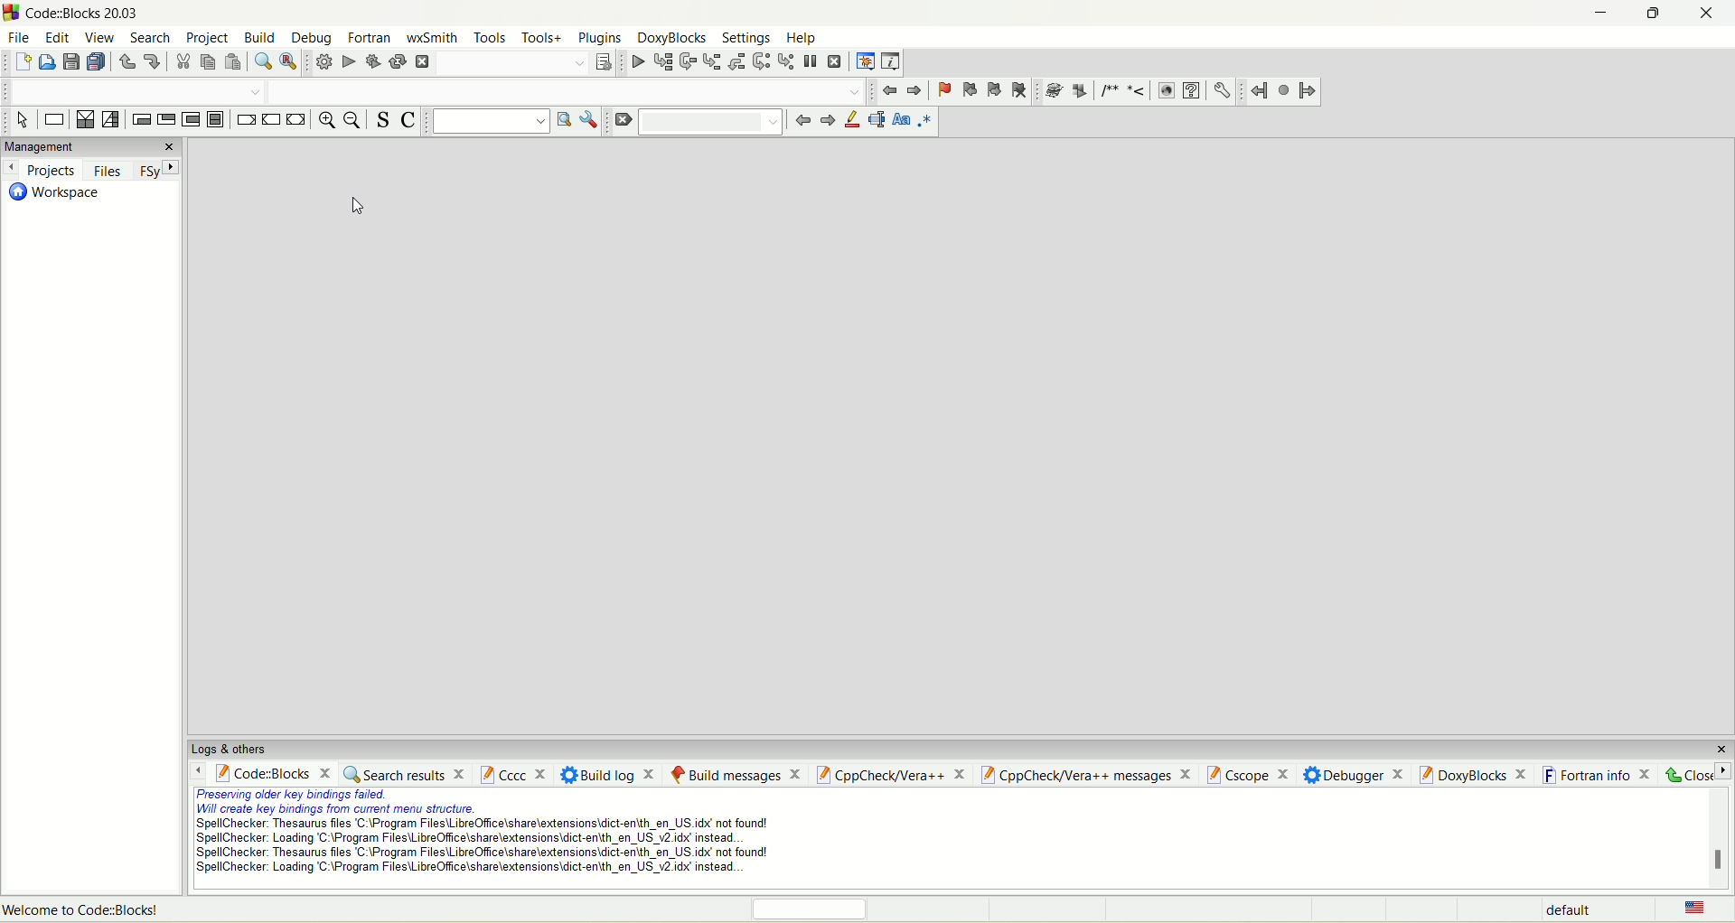 The image size is (1735, 923). What do you see at coordinates (346, 61) in the screenshot?
I see `run` at bounding box center [346, 61].